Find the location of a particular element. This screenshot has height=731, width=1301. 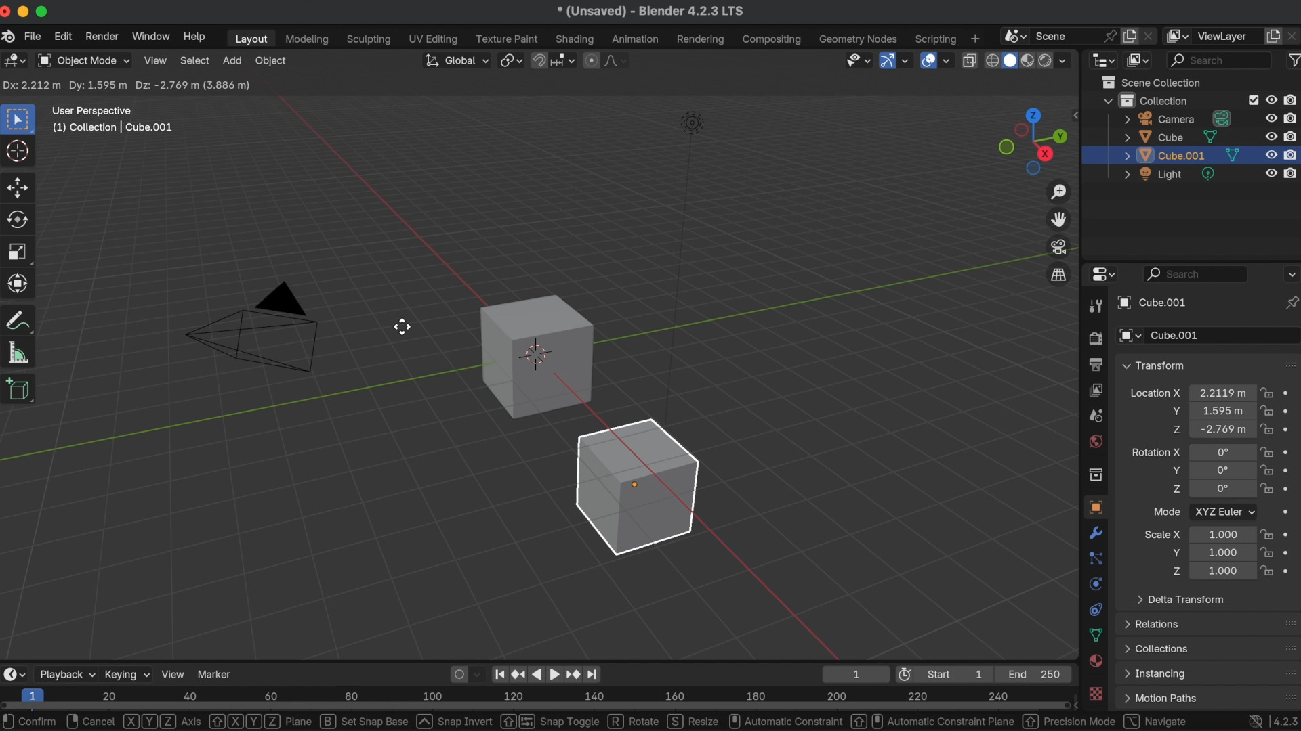

browse object to be linked is located at coordinates (1130, 336).